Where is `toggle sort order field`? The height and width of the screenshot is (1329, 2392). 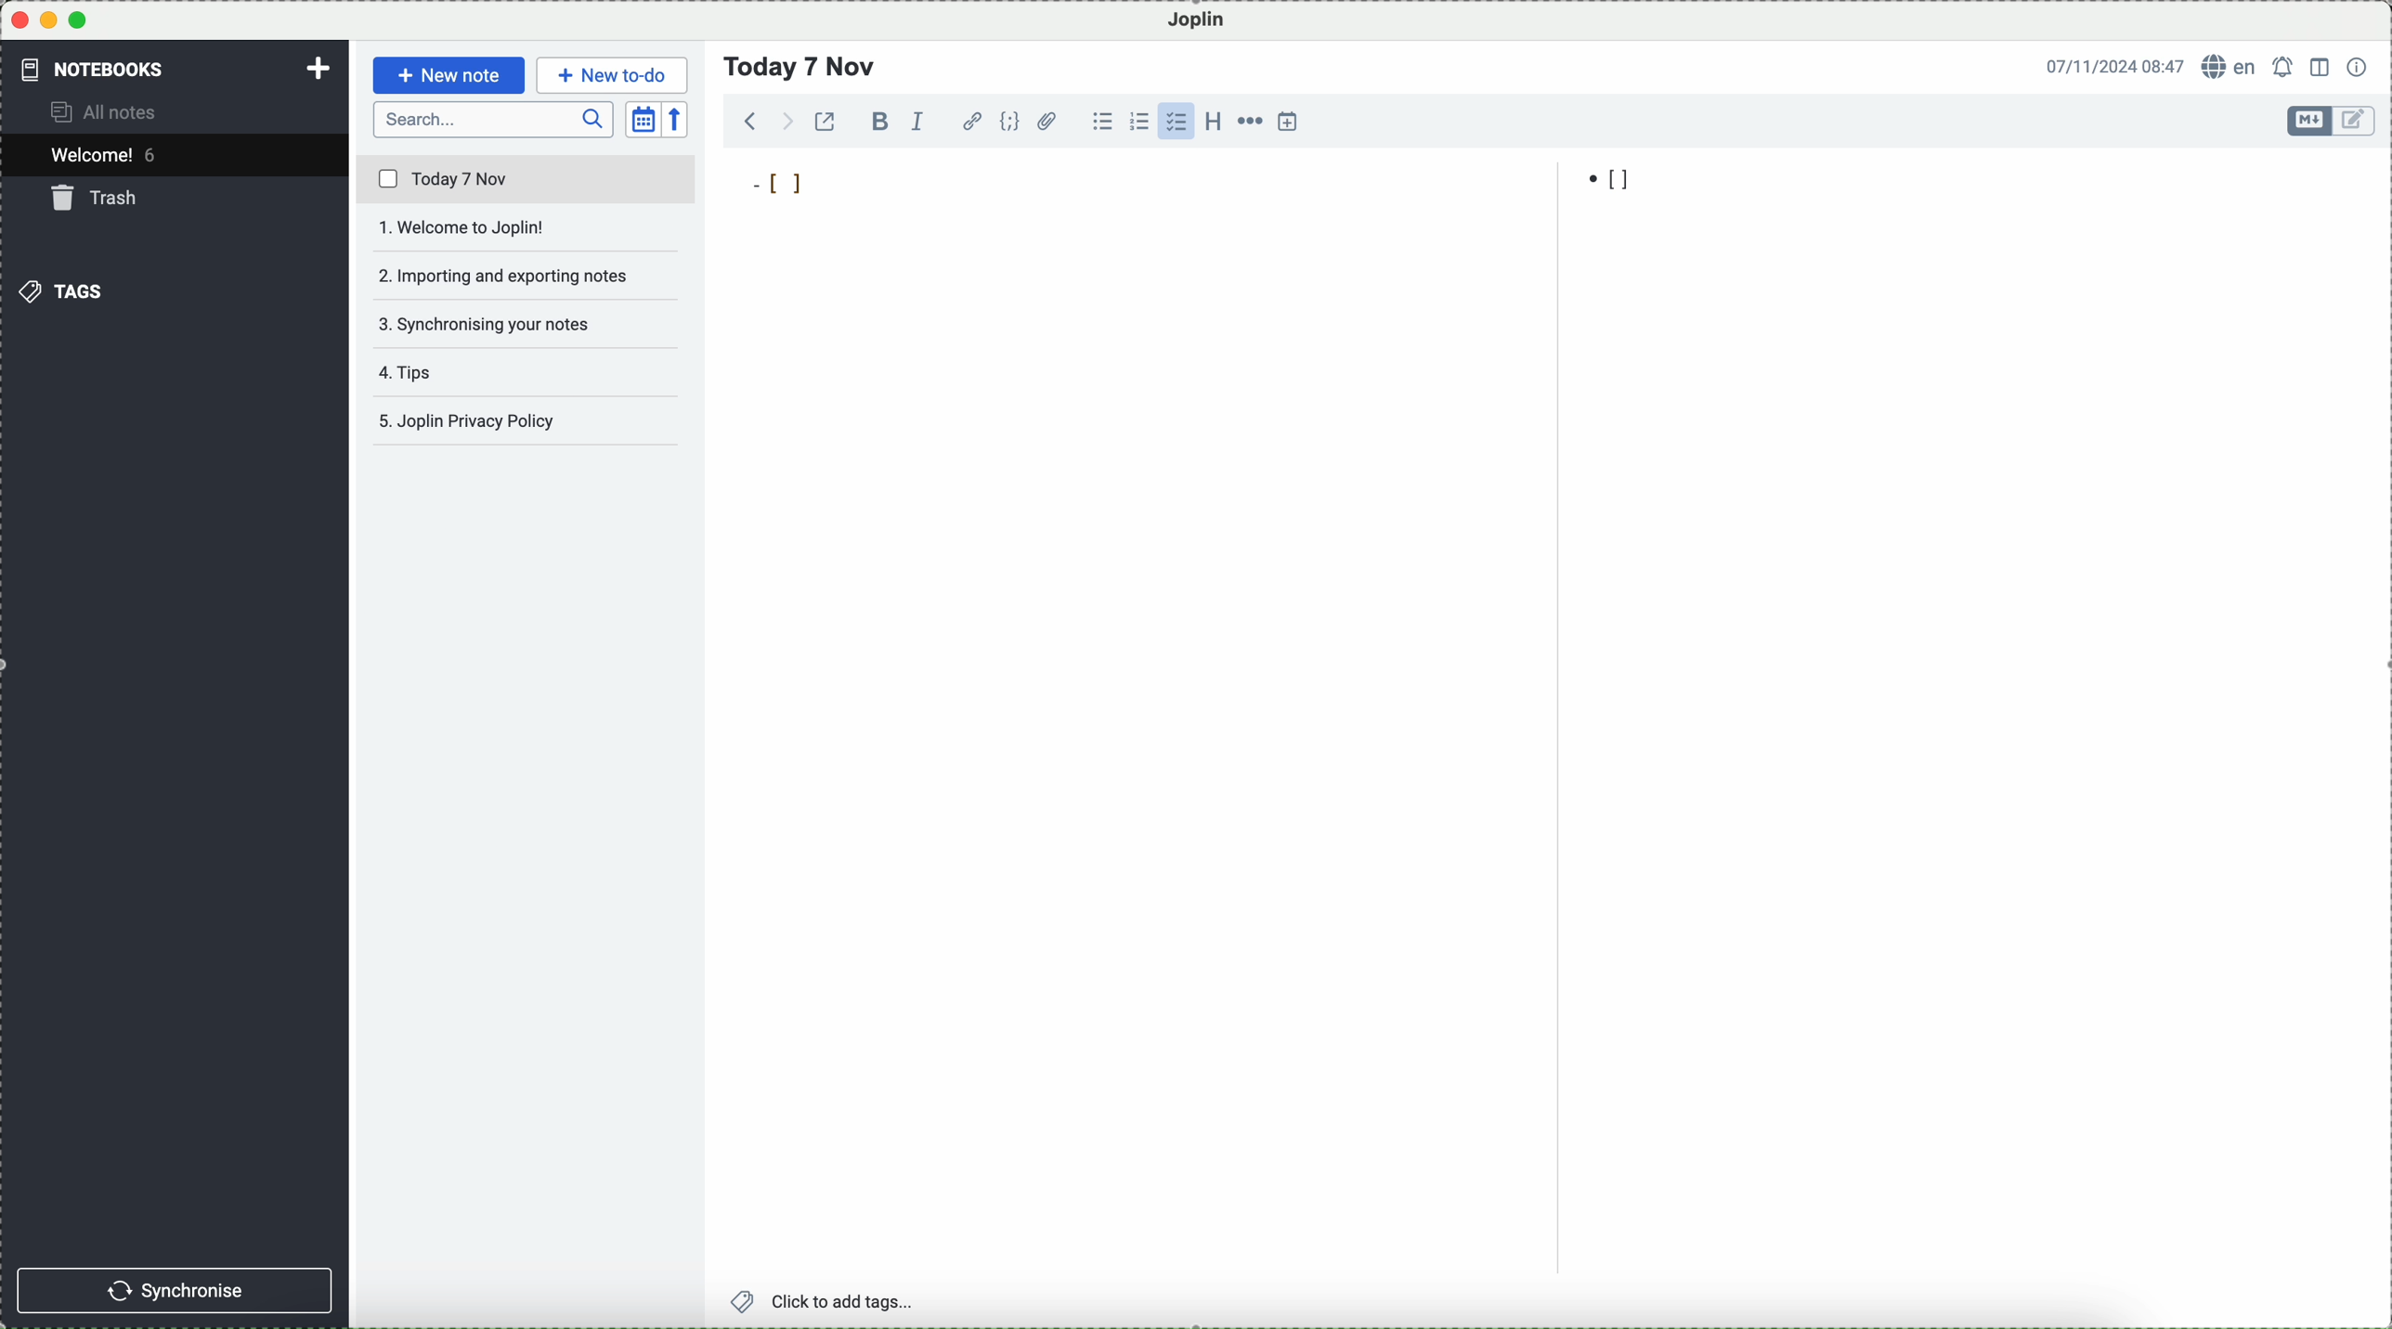
toggle sort order field is located at coordinates (643, 120).